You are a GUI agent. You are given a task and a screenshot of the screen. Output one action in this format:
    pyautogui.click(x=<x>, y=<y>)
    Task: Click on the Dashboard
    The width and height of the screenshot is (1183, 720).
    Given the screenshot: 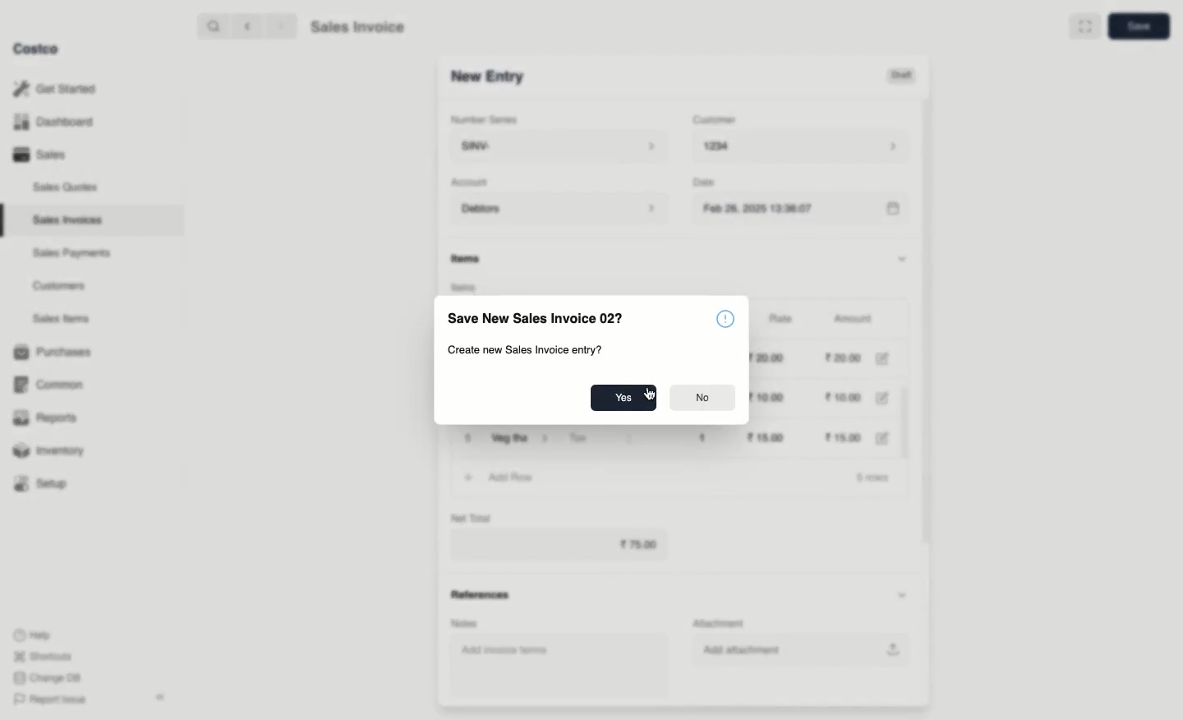 What is the action you would take?
    pyautogui.click(x=51, y=122)
    